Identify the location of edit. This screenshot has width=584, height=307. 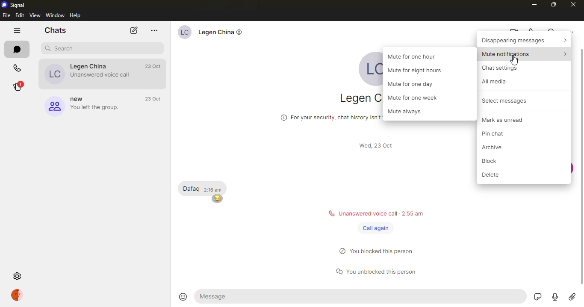
(20, 14).